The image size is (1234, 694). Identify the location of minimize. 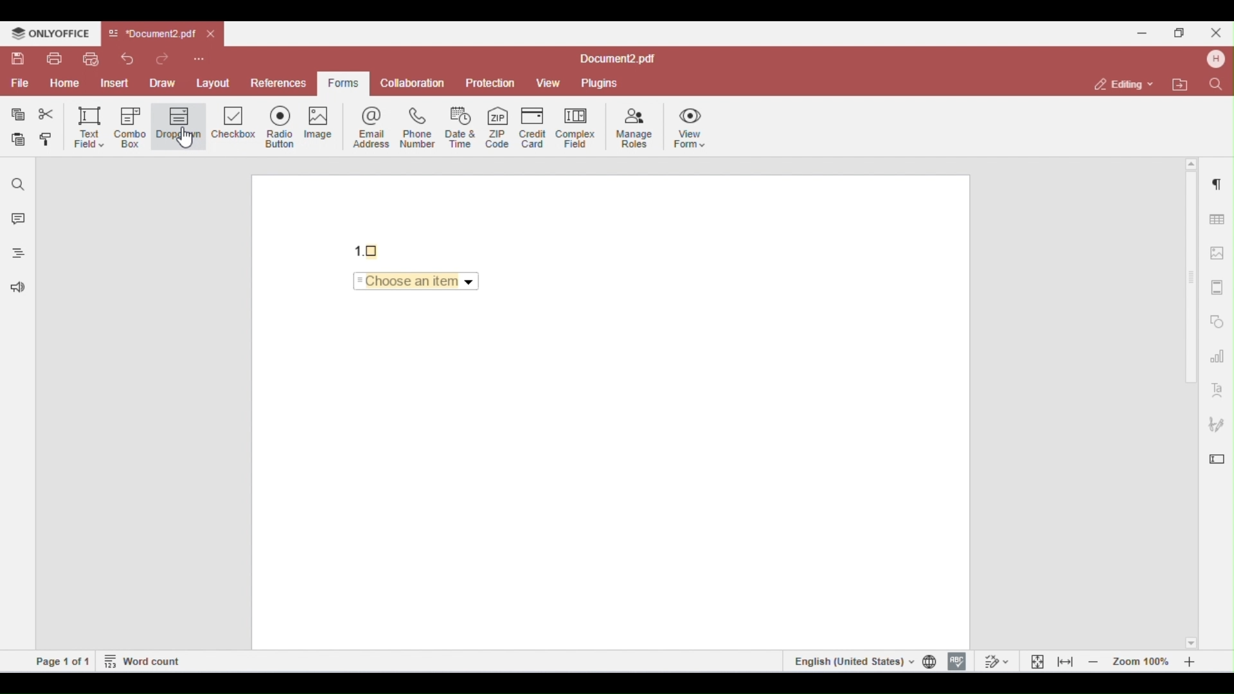
(1142, 31).